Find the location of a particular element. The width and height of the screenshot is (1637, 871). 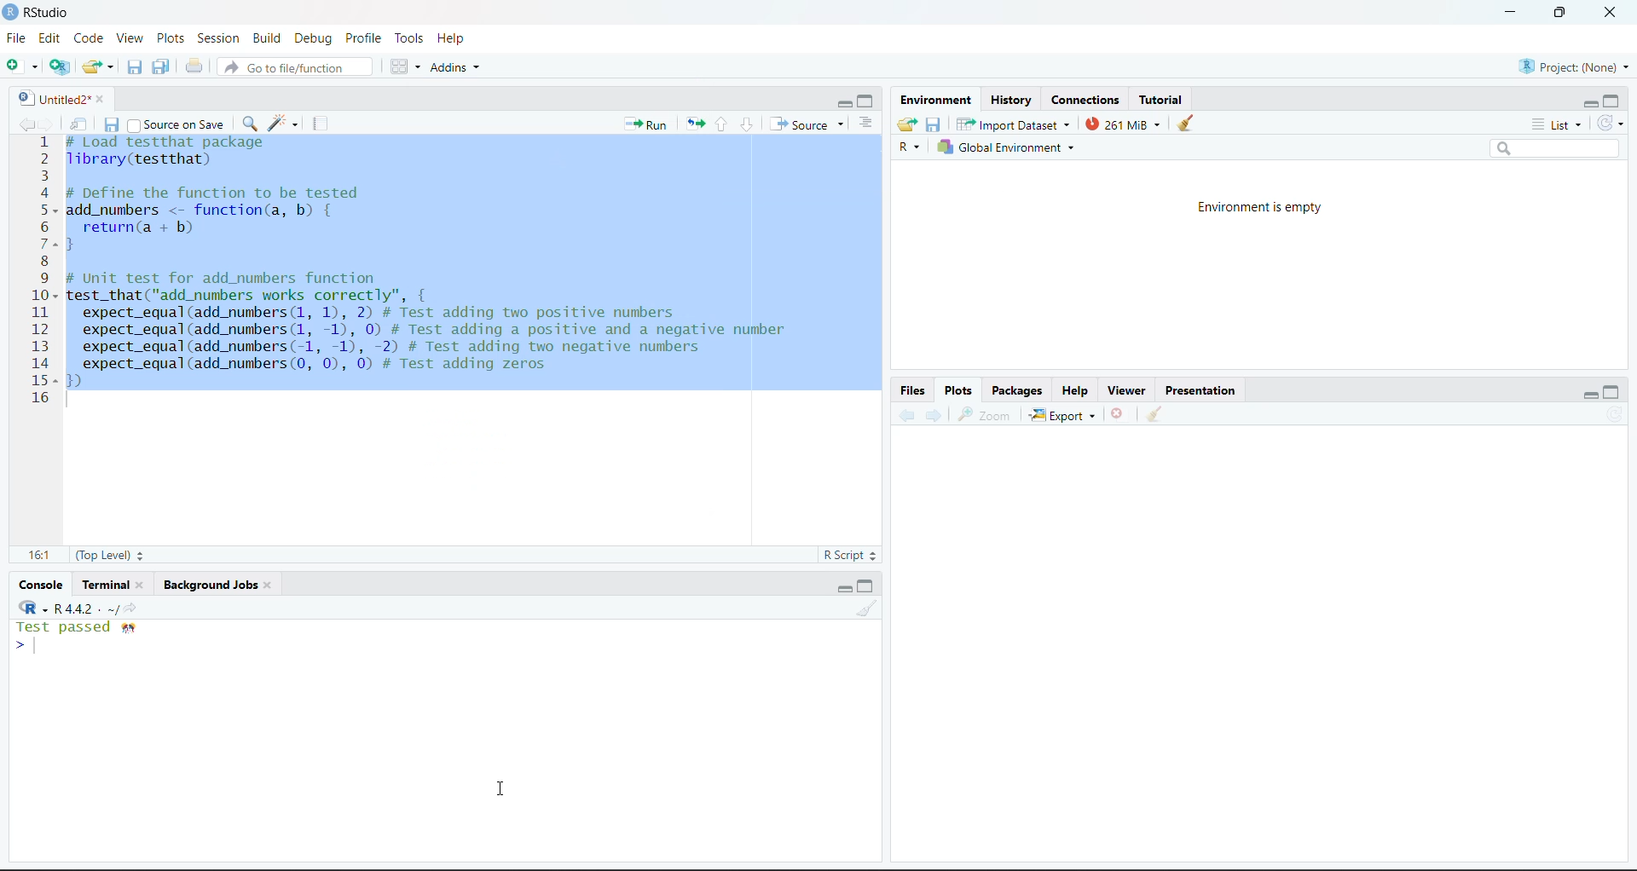

Import Dataset is located at coordinates (1014, 124).